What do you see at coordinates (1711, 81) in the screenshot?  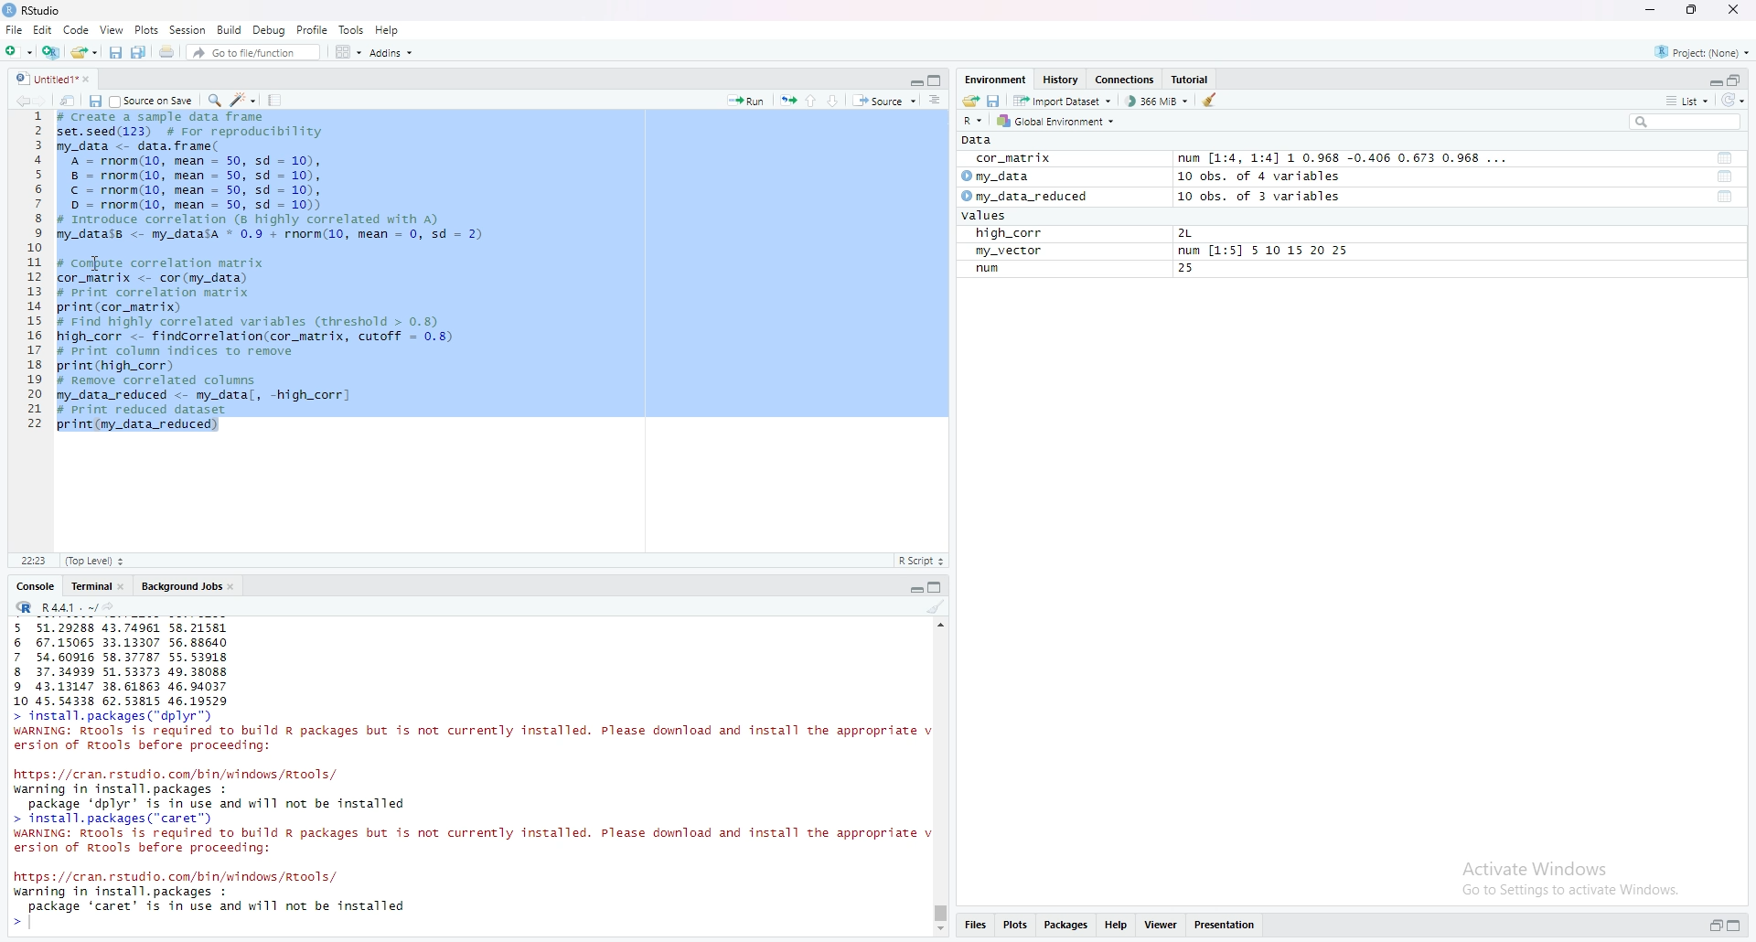 I see `Collapse` at bounding box center [1711, 81].